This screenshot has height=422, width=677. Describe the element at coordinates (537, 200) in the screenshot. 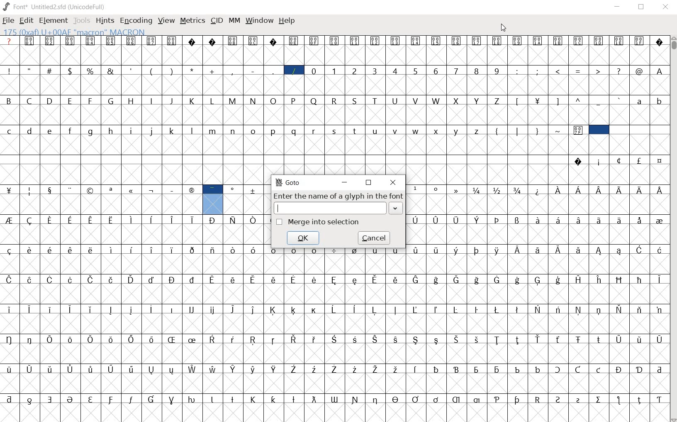

I see `` at that location.